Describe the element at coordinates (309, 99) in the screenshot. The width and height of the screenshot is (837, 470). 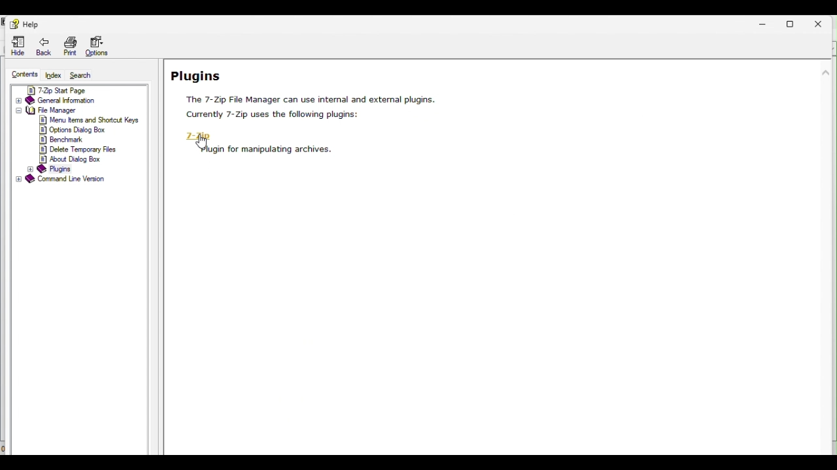
I see `text` at that location.